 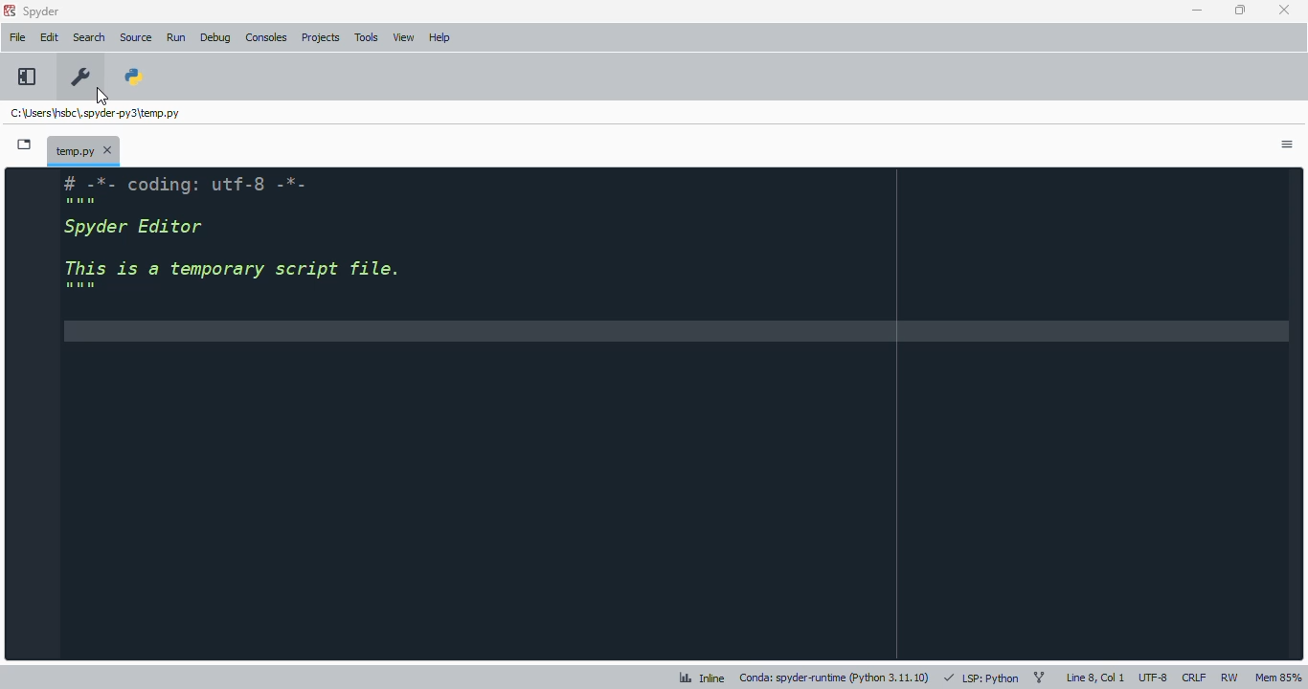 What do you see at coordinates (89, 37) in the screenshot?
I see `search` at bounding box center [89, 37].